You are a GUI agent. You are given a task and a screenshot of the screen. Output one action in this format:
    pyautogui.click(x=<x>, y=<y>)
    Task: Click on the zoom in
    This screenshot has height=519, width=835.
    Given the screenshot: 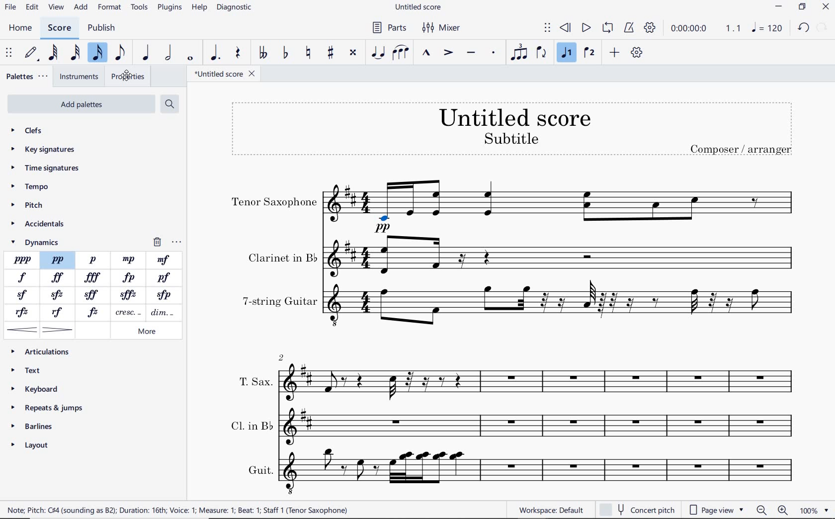 What is the action you would take?
    pyautogui.click(x=785, y=510)
    